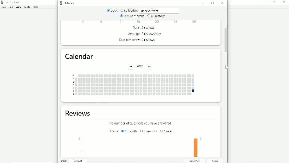 This screenshot has width=289, height=163. I want to click on Close, so click(215, 161).